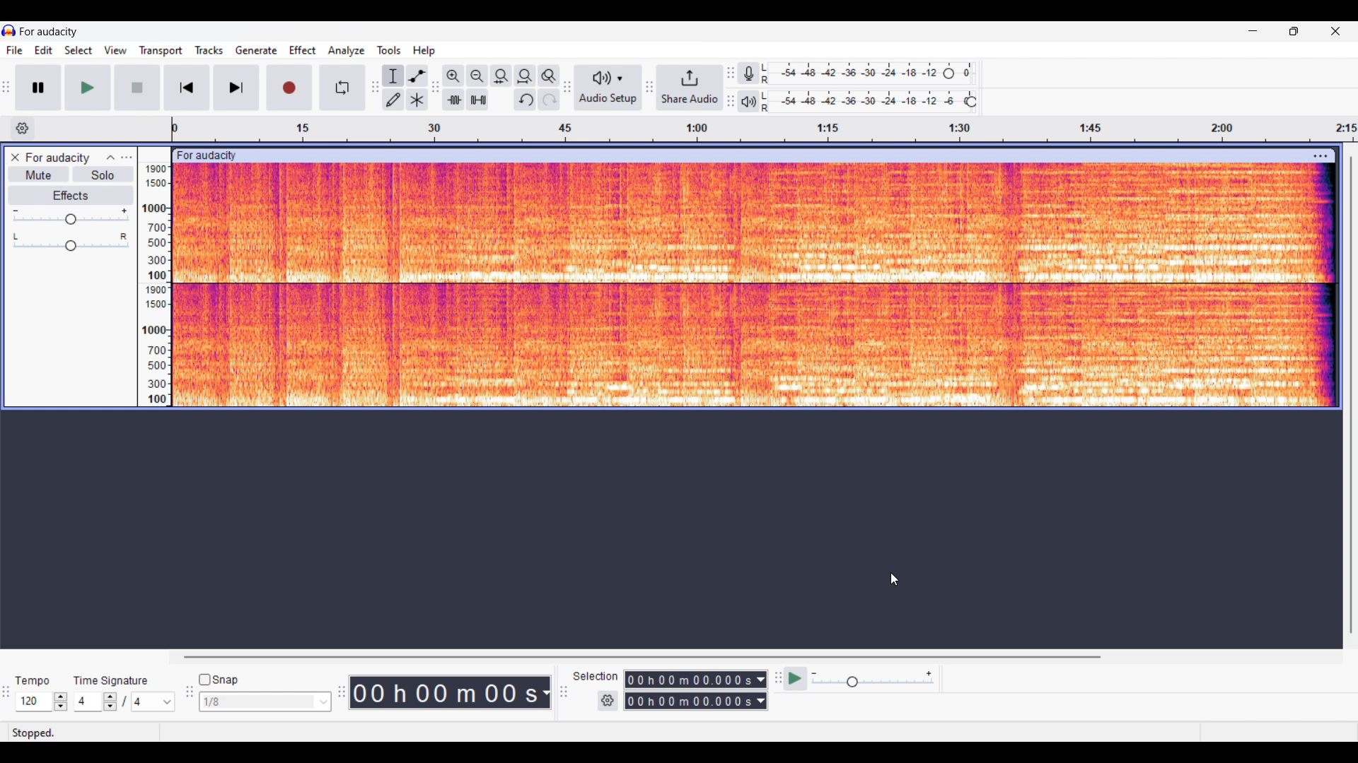 The width and height of the screenshot is (1358, 763). What do you see at coordinates (58, 158) in the screenshot?
I see `Track name` at bounding box center [58, 158].